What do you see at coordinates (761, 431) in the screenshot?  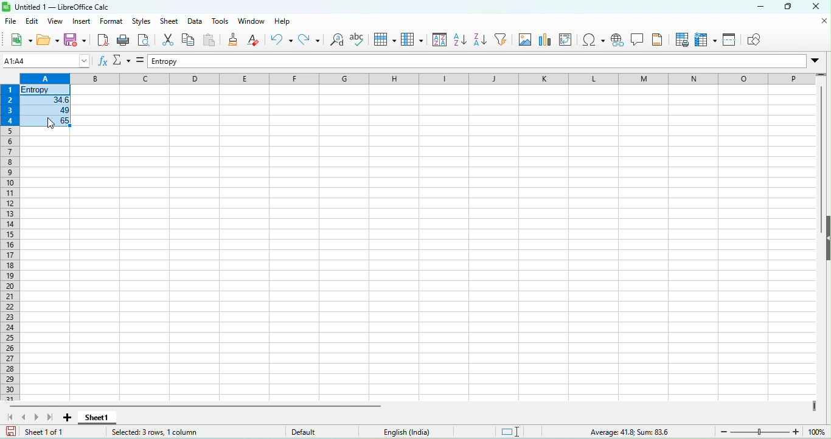 I see `zoom slider` at bounding box center [761, 431].